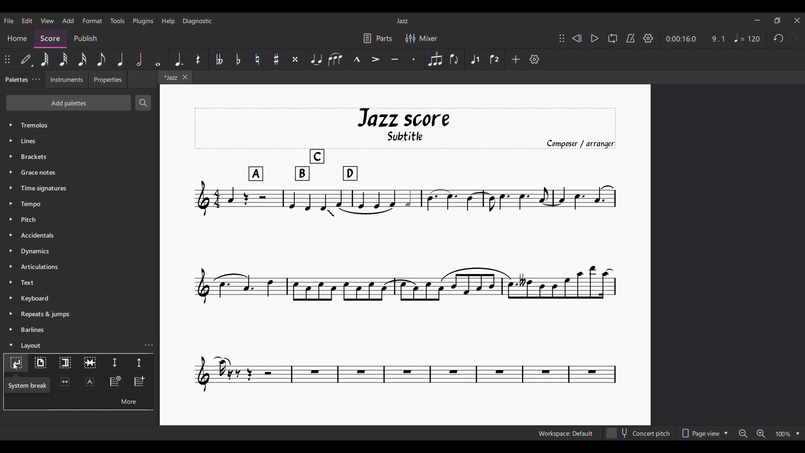 The width and height of the screenshot is (805, 453). What do you see at coordinates (65, 363) in the screenshot?
I see `Section break` at bounding box center [65, 363].